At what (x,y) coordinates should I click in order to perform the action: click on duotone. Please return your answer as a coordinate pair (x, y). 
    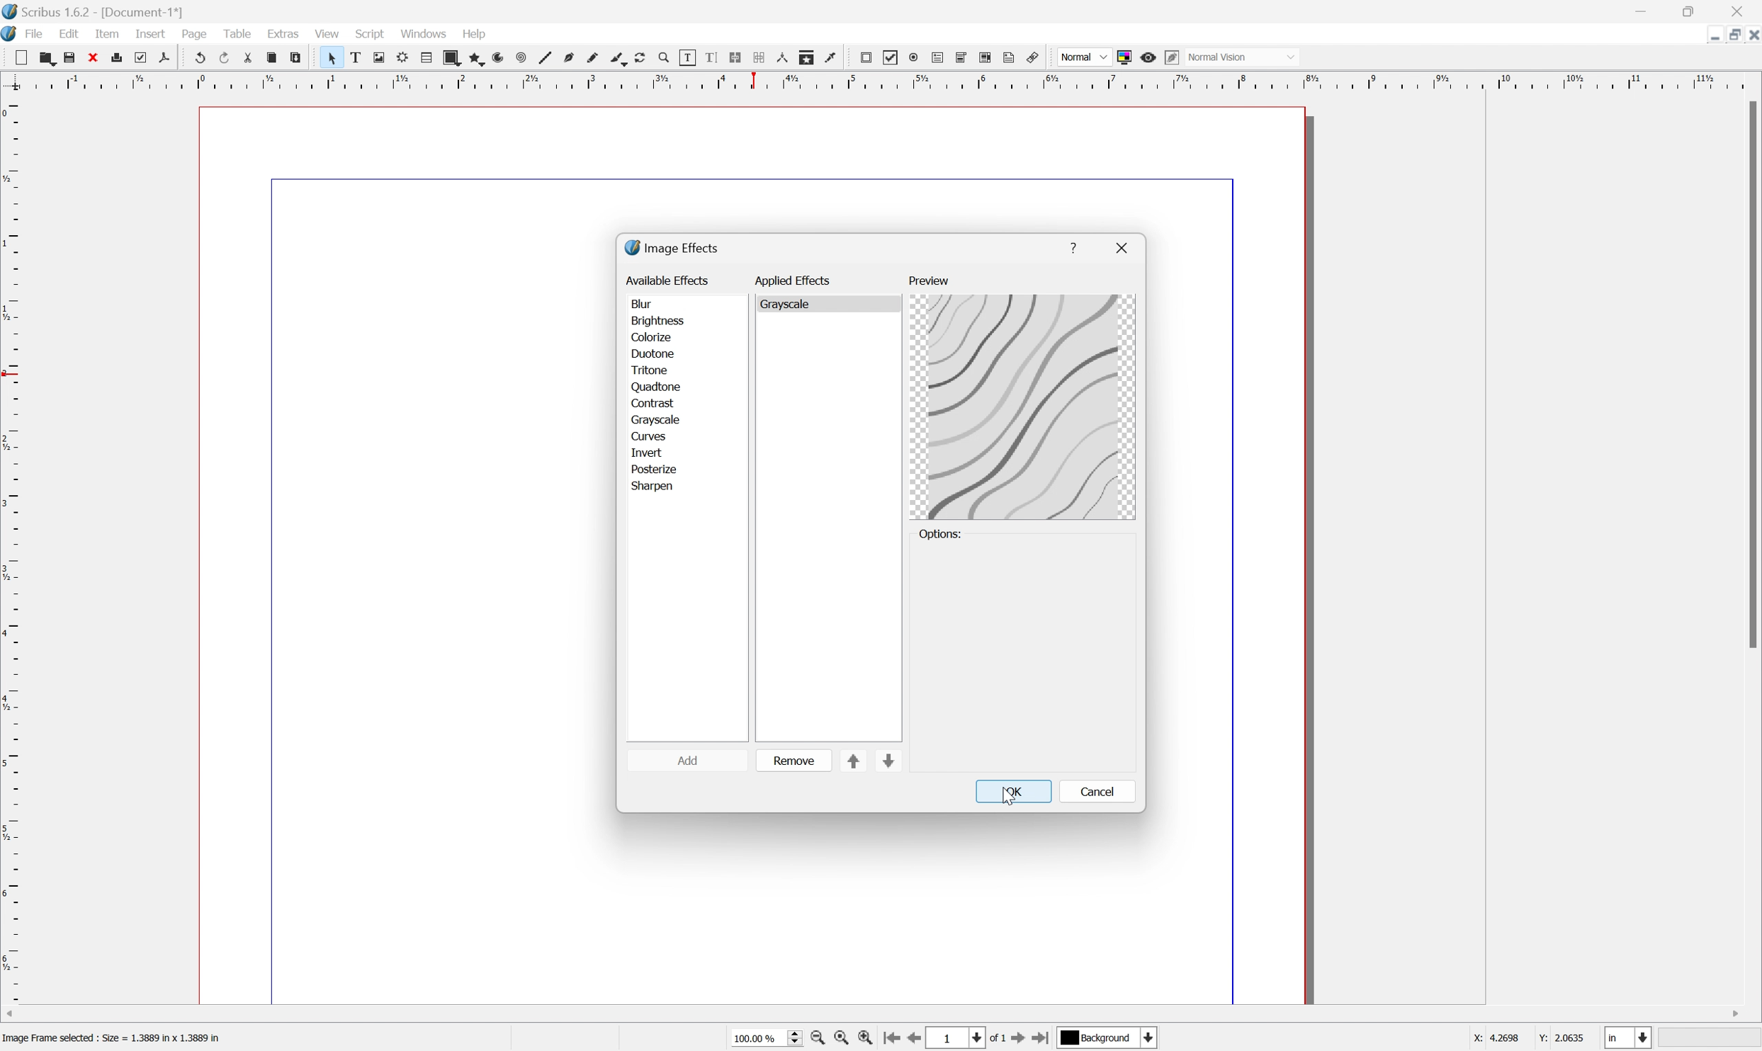
    Looking at the image, I should click on (653, 353).